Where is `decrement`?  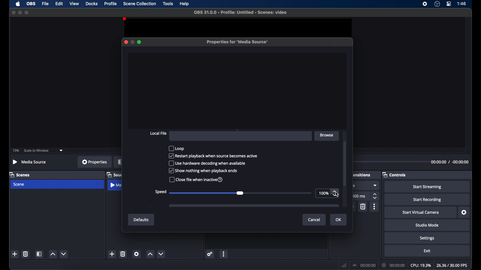 decrement is located at coordinates (161, 254).